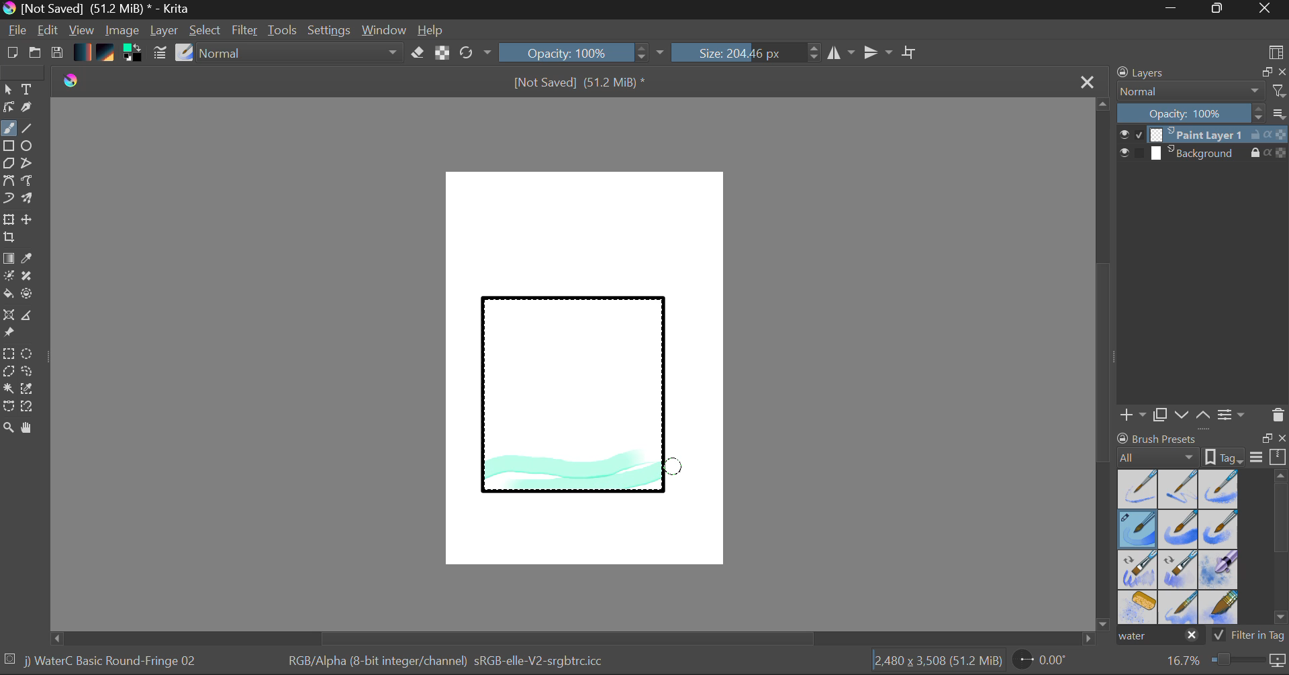 The height and width of the screenshot is (675, 1289). Describe the element at coordinates (573, 638) in the screenshot. I see `Scroll Bar` at that location.